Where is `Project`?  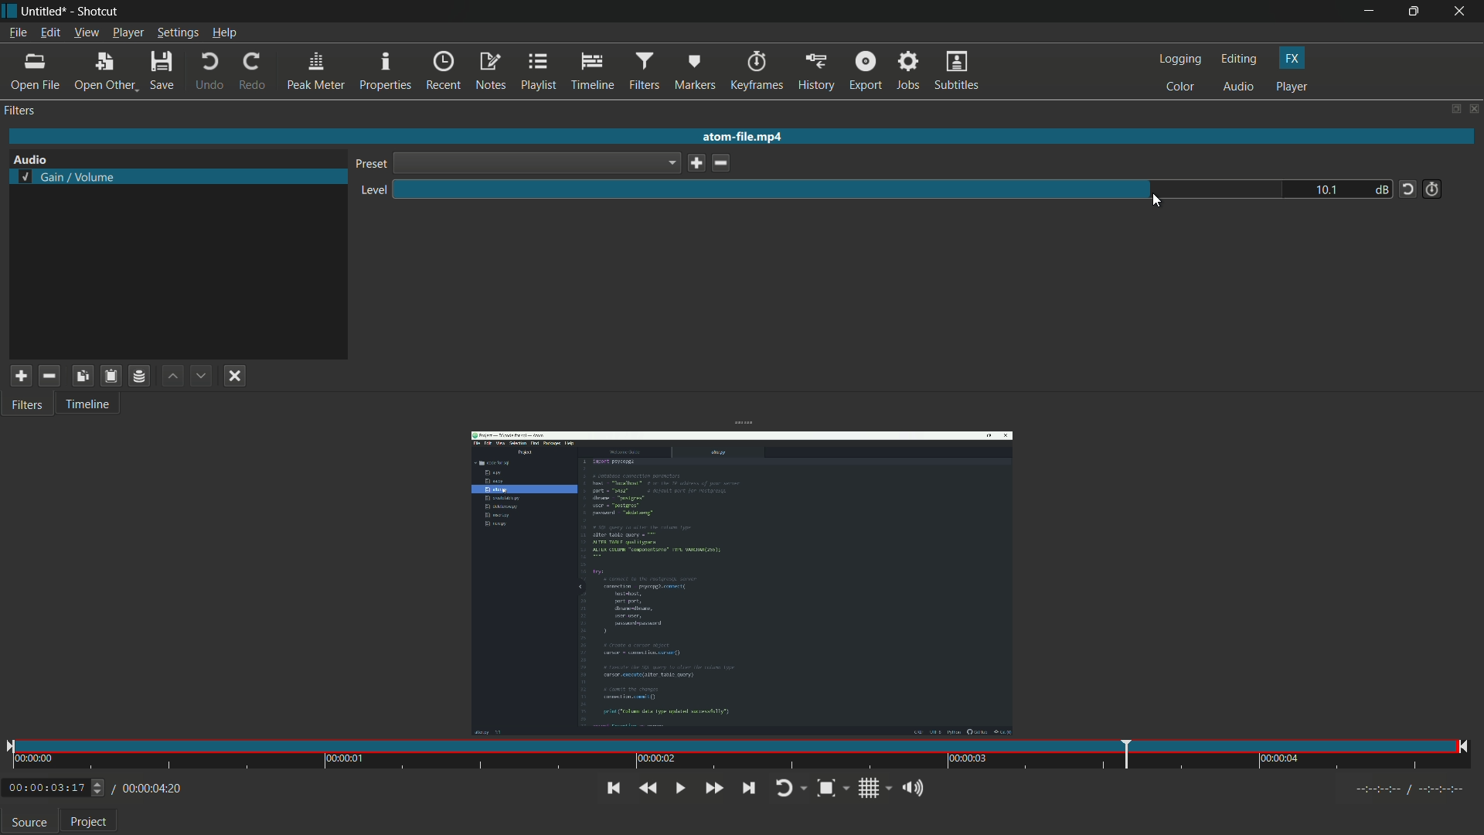 Project is located at coordinates (87, 823).